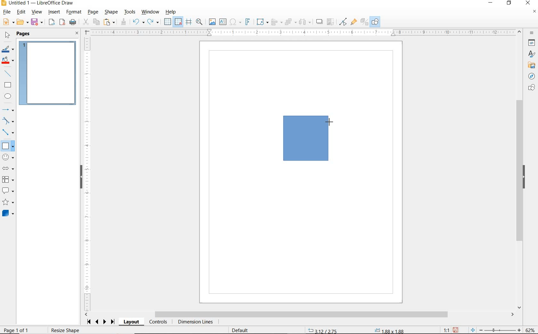  What do you see at coordinates (329, 121) in the screenshot?
I see `` at bounding box center [329, 121].